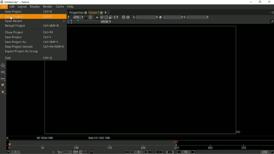 The image size is (274, 154). I want to click on title, so click(22, 2).